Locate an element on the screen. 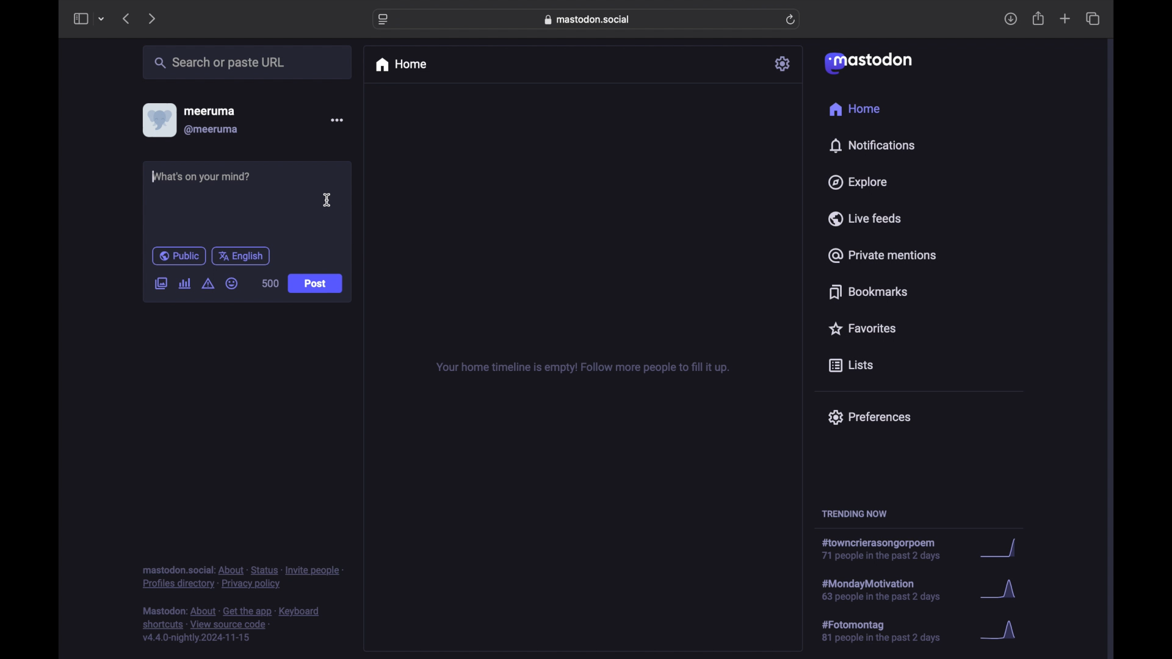 This screenshot has width=1172, height=659. hashtag  trend is located at coordinates (892, 589).